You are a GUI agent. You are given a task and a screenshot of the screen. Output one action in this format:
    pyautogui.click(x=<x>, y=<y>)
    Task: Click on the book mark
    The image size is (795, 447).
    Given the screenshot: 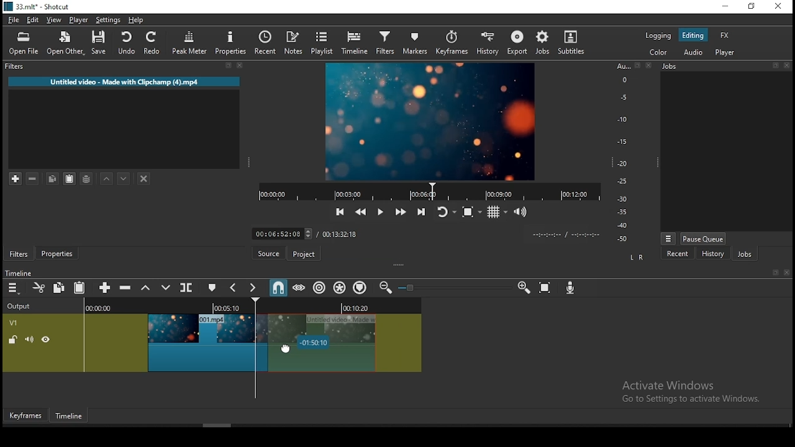 What is the action you would take?
    pyautogui.click(x=773, y=273)
    